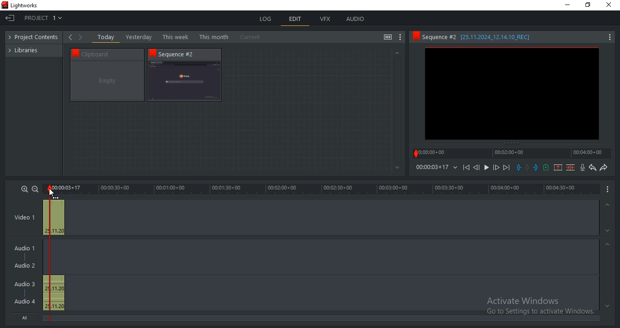 This screenshot has height=328, width=620. What do you see at coordinates (74, 53) in the screenshot?
I see `Bookmark icon` at bounding box center [74, 53].